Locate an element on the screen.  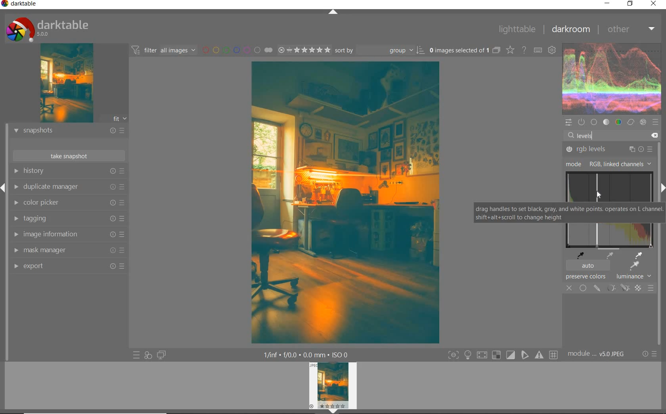
image preview is located at coordinates (65, 84).